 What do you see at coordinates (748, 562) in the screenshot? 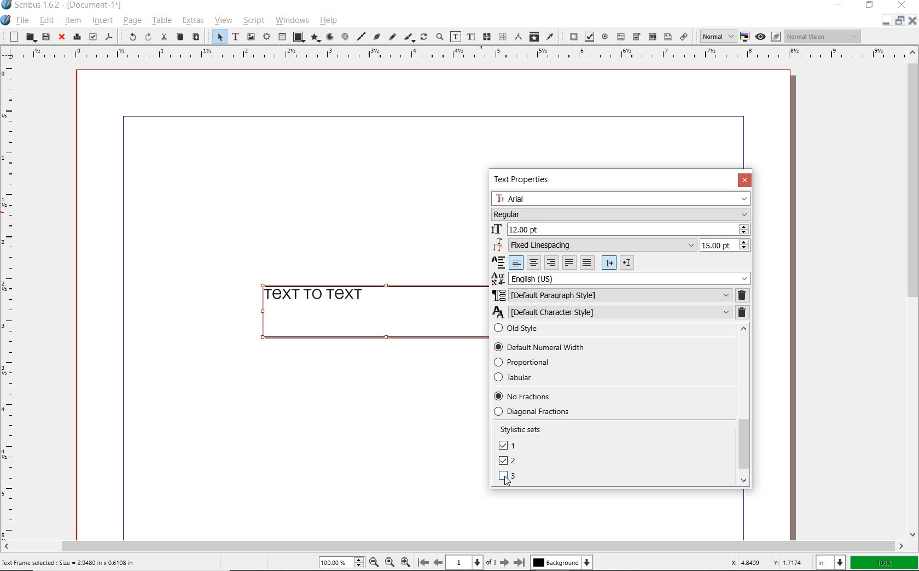
I see `X: 4.8409` at bounding box center [748, 562].